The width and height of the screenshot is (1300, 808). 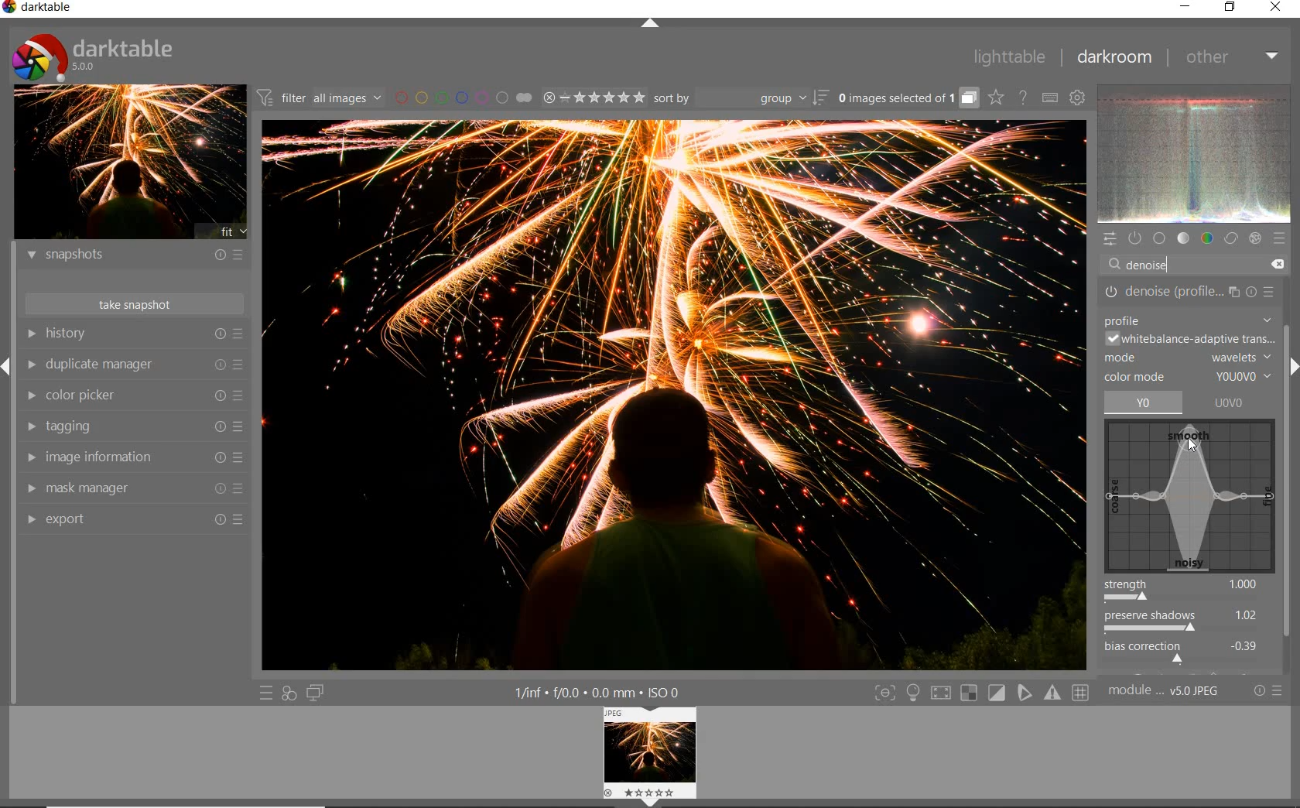 What do you see at coordinates (994, 97) in the screenshot?
I see `click to change overlays on thumbnails` at bounding box center [994, 97].